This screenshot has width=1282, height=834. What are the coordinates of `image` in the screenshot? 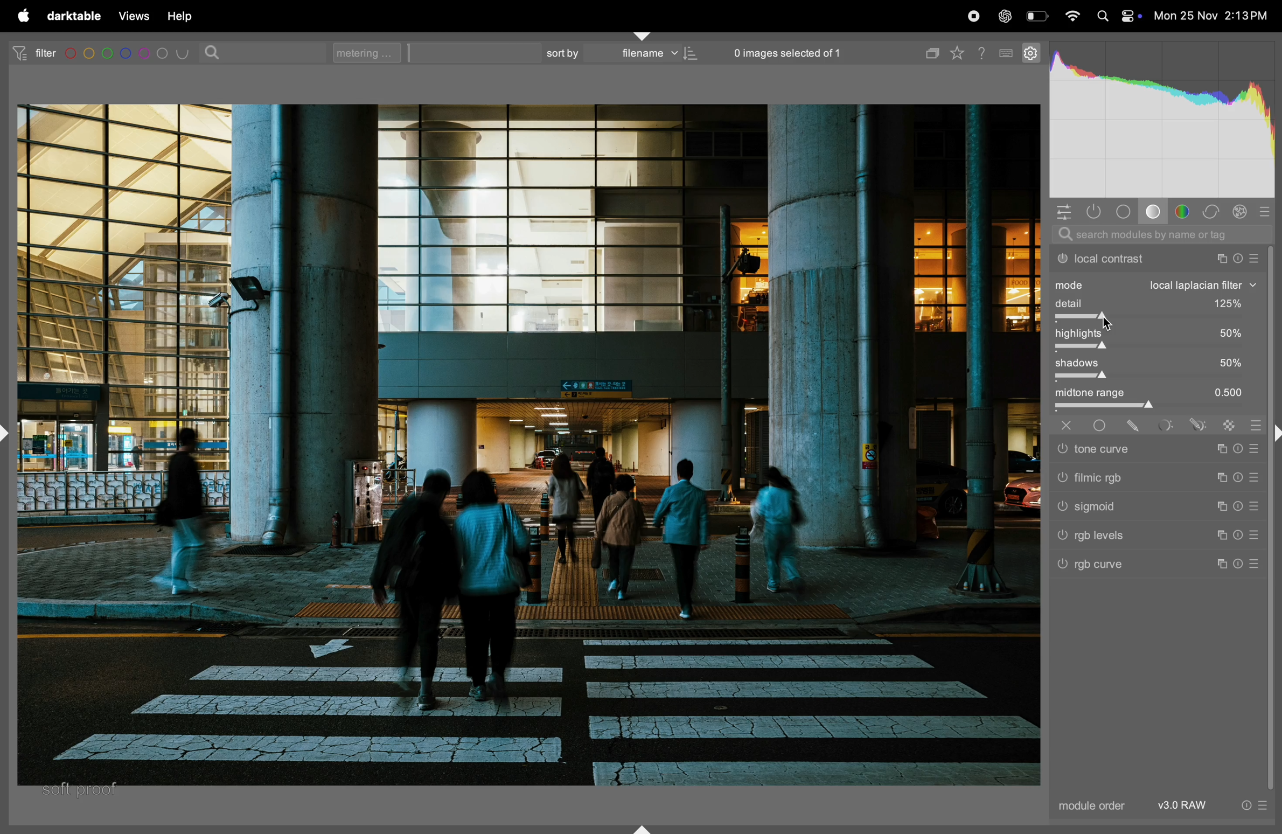 It's located at (524, 446).